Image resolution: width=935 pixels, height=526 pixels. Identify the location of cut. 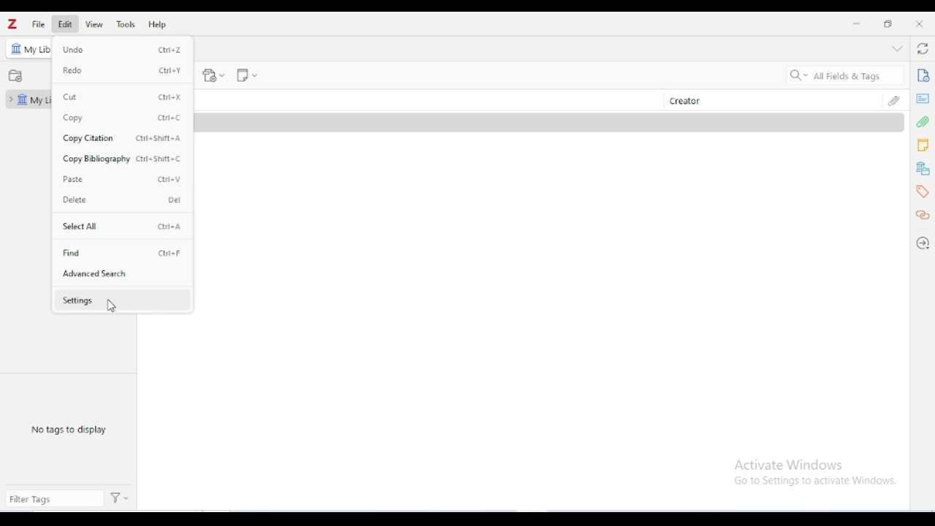
(70, 97).